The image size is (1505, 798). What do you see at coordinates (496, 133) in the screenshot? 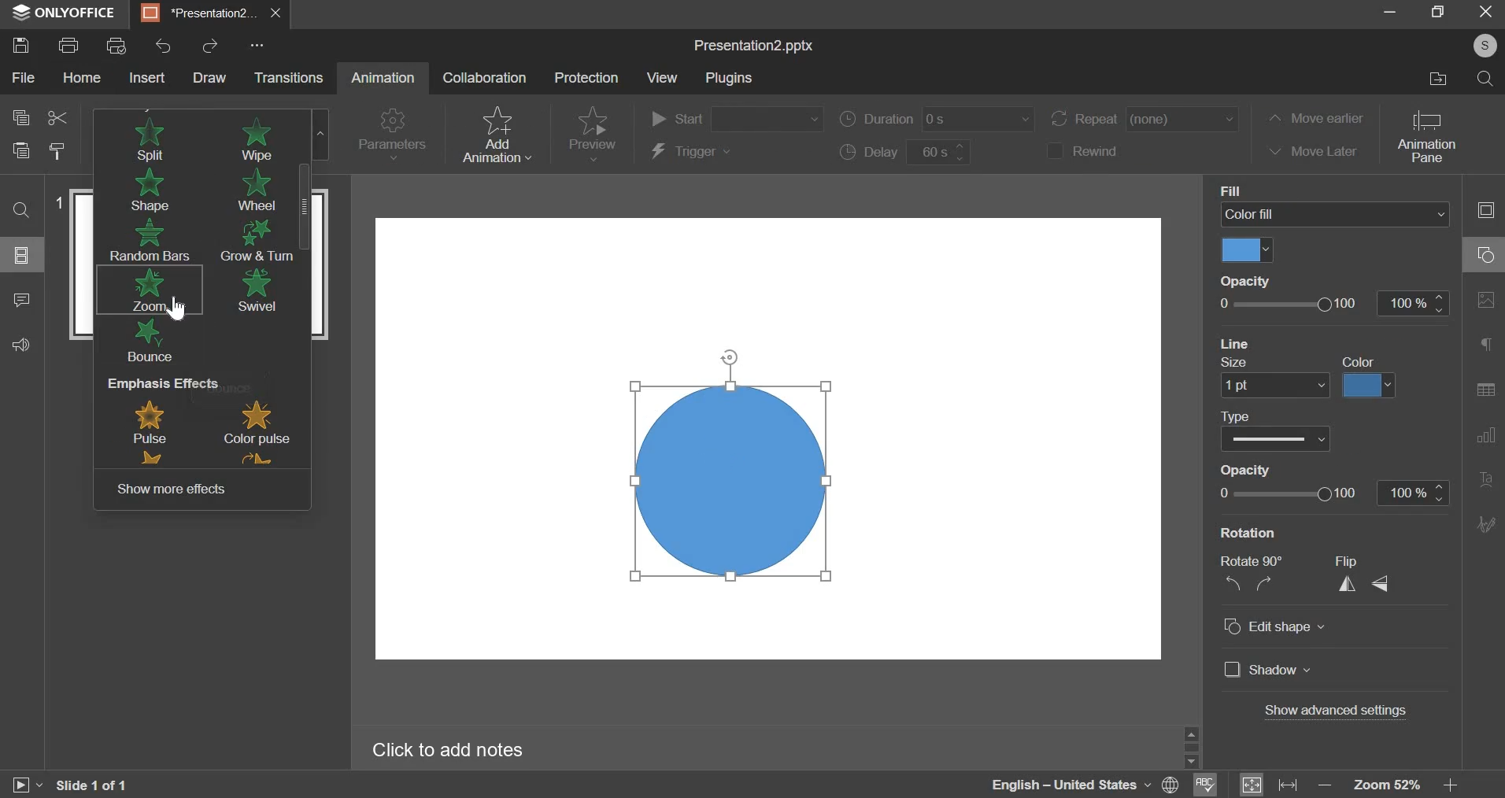
I see `add animation` at bounding box center [496, 133].